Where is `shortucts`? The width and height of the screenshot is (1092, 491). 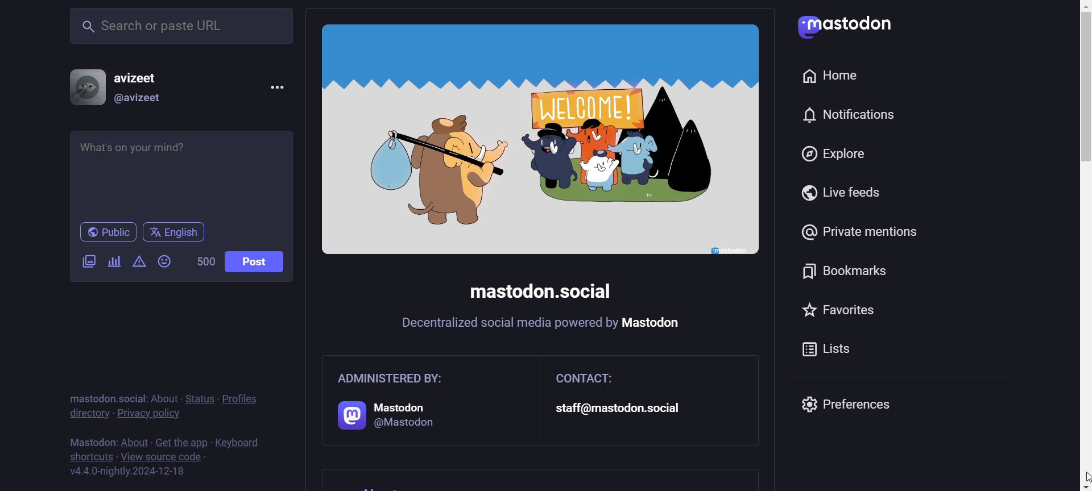 shortucts is located at coordinates (90, 456).